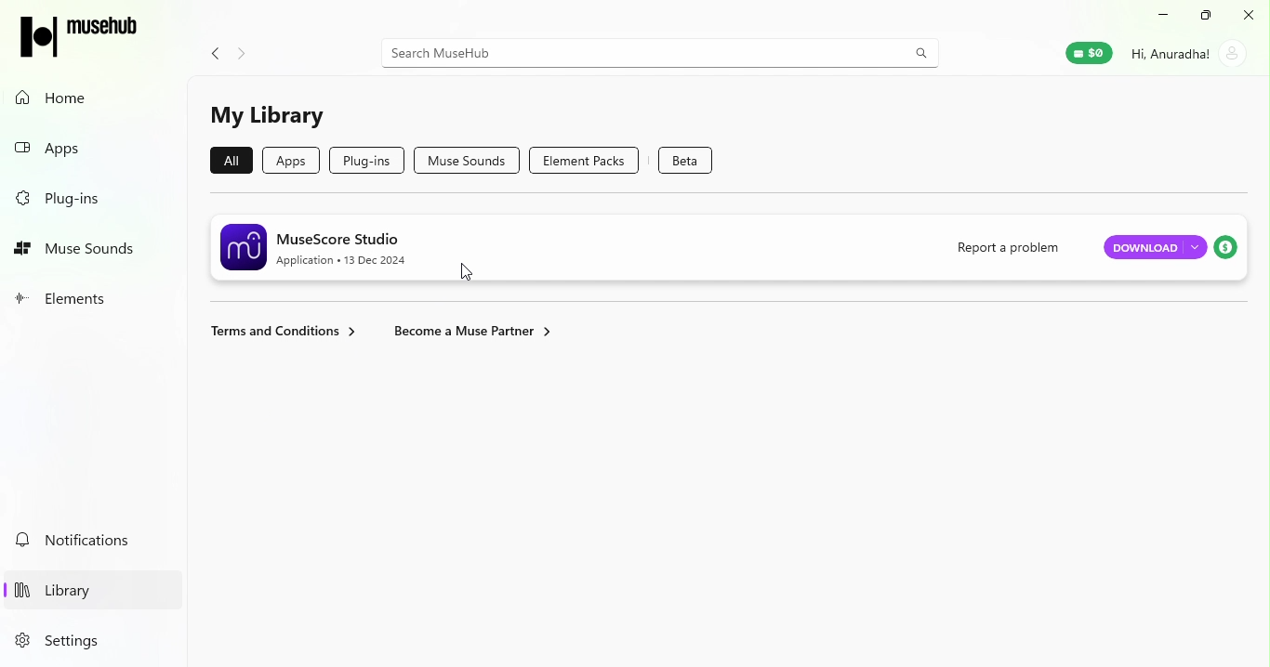 The width and height of the screenshot is (1270, 667). Describe the element at coordinates (1249, 13) in the screenshot. I see `Close` at that location.